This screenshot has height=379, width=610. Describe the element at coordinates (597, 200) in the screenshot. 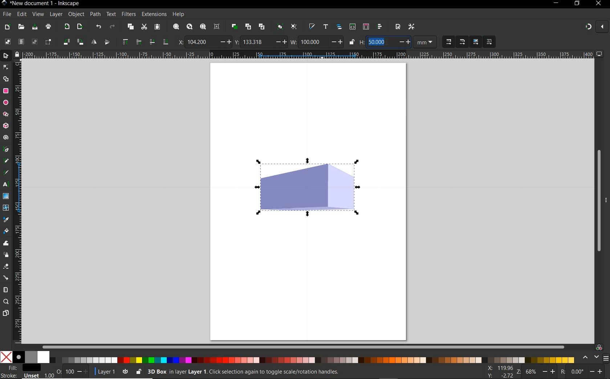

I see `scrollbar` at that location.